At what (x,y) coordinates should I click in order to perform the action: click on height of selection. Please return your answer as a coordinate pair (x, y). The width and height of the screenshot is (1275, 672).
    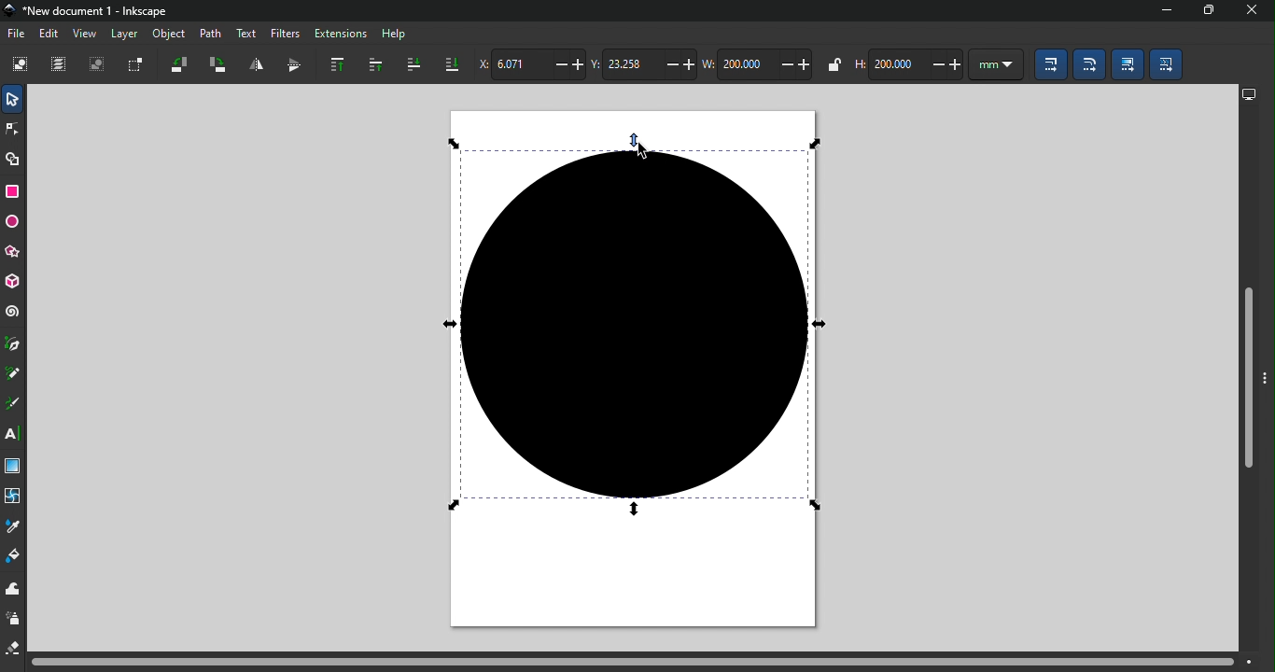
    Looking at the image, I should click on (907, 63).